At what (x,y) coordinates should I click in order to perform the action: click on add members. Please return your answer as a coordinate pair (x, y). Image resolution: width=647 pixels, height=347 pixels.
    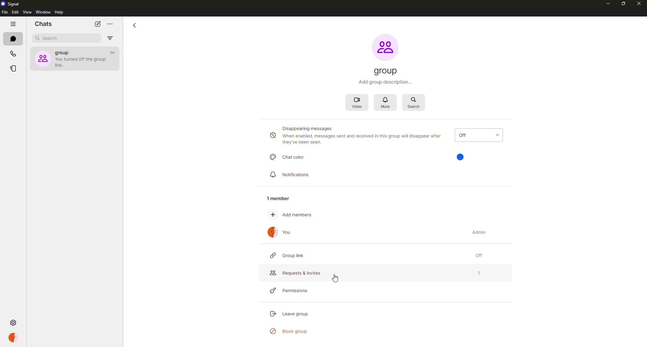
    Looking at the image, I should click on (296, 215).